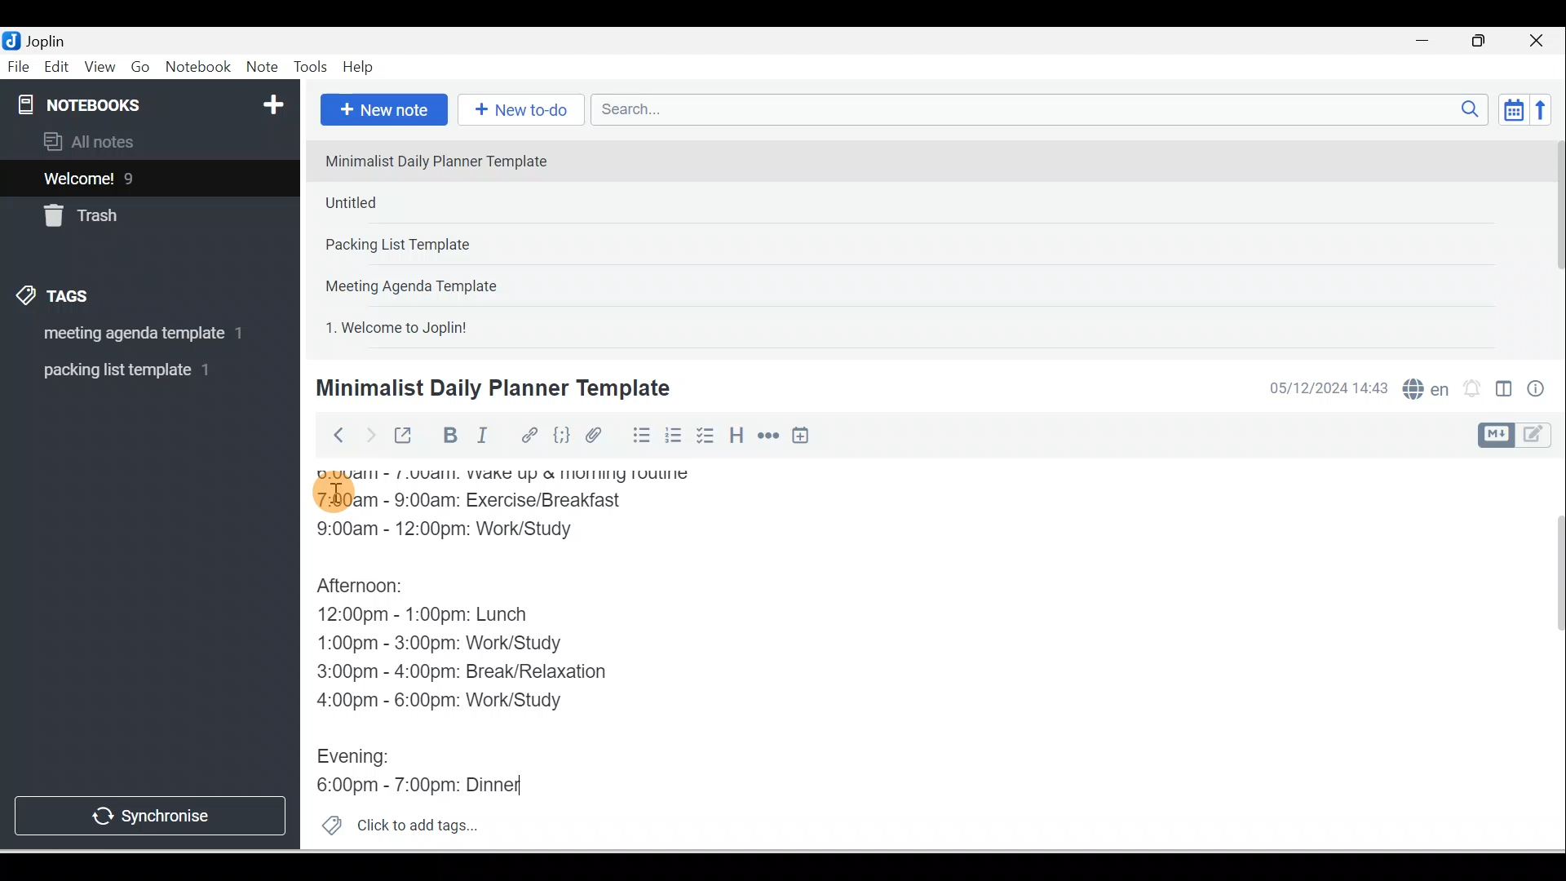 Image resolution: width=1566 pixels, height=881 pixels. What do you see at coordinates (446, 702) in the screenshot?
I see `4:00pm - 6:00pm: Work/Study` at bounding box center [446, 702].